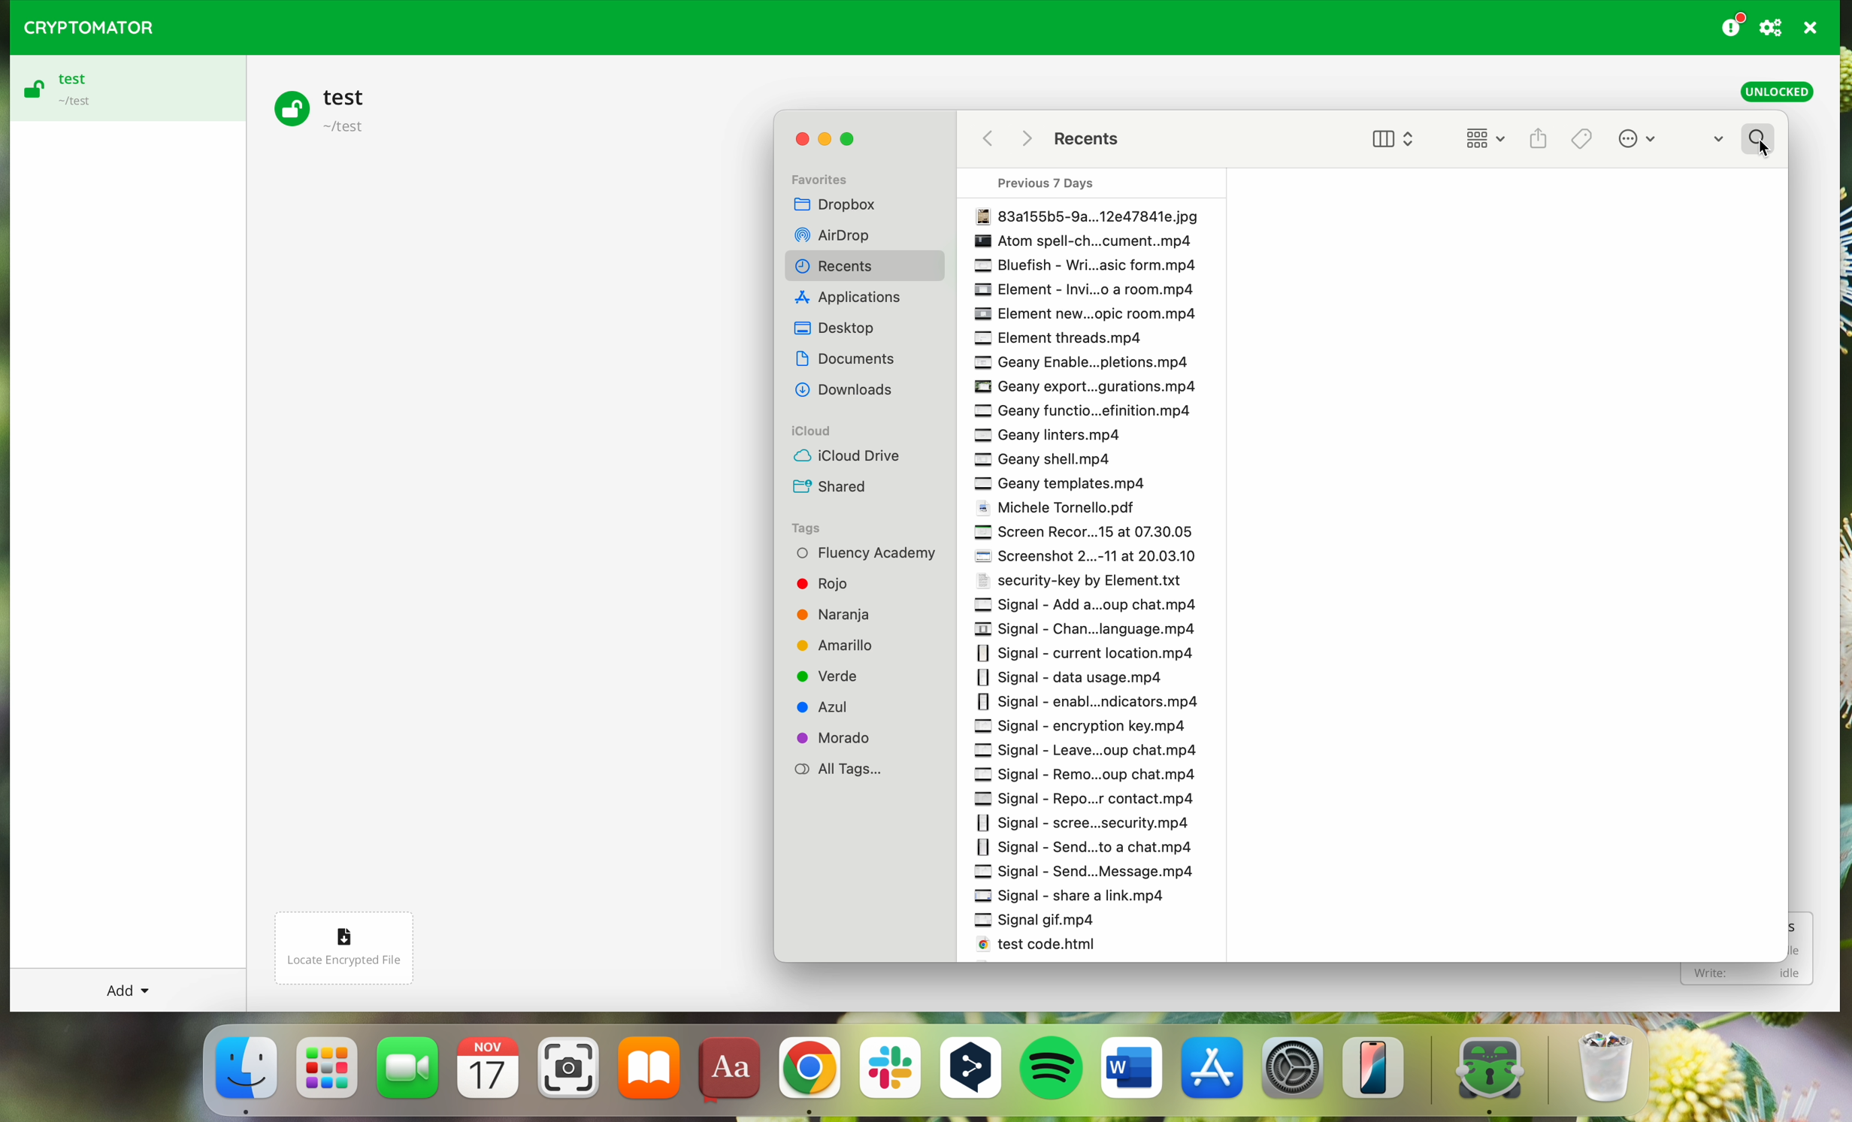  I want to click on iBooks, so click(649, 1073).